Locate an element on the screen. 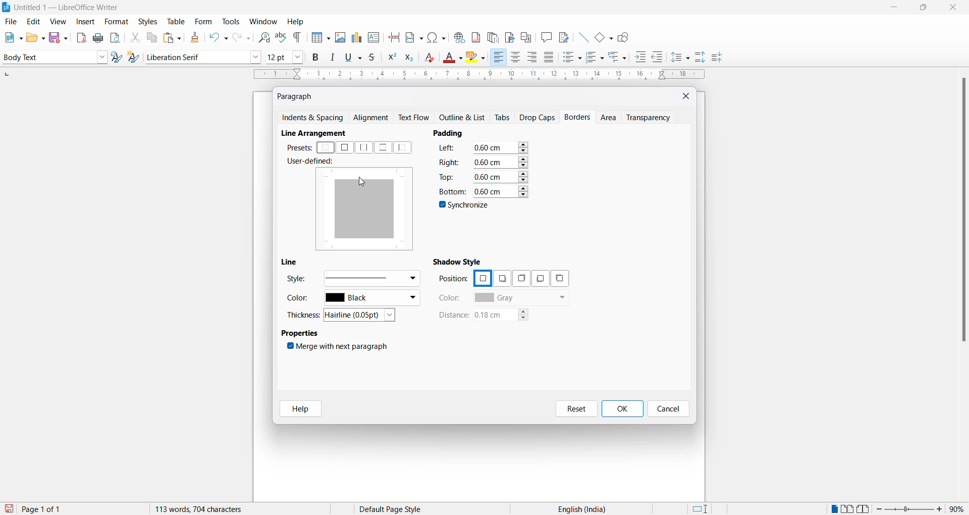  save is located at coordinates (10, 509).